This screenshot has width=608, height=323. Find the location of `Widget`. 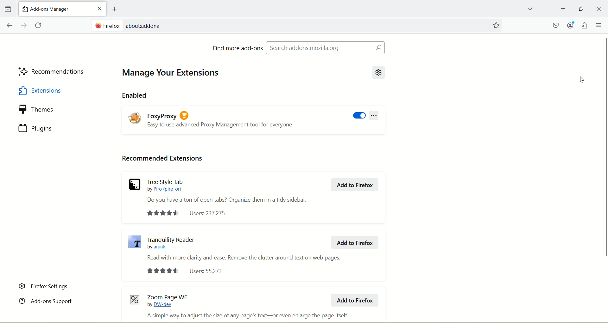

Widget is located at coordinates (584, 25).